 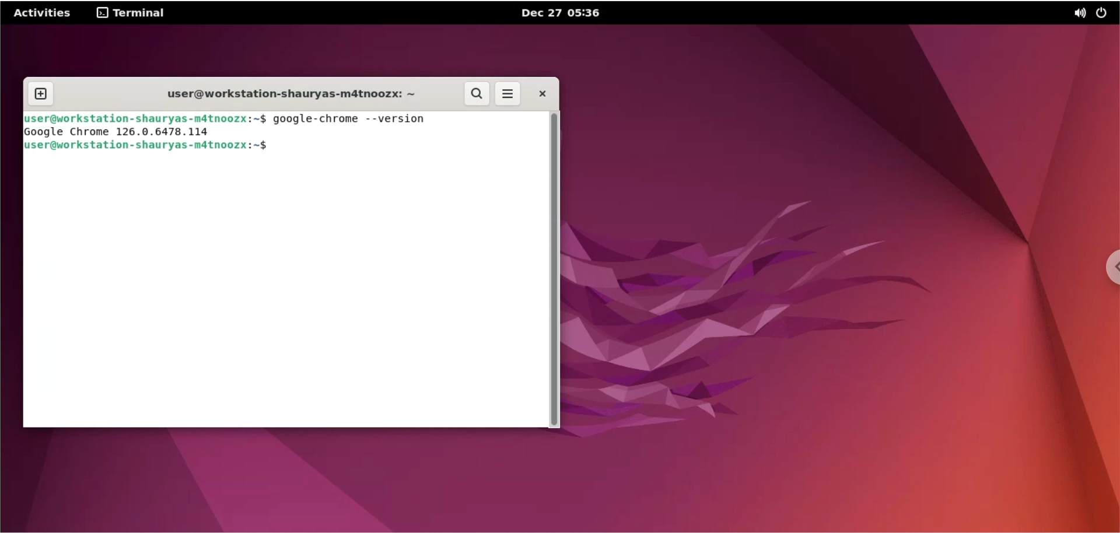 What do you see at coordinates (122, 132) in the screenshot?
I see `Google Chrome 126.0.6470.114` at bounding box center [122, 132].